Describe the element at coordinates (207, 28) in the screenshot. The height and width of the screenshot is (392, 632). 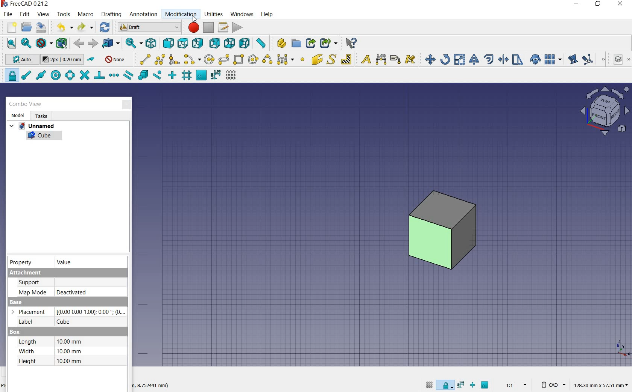
I see `stop macro recording` at that location.